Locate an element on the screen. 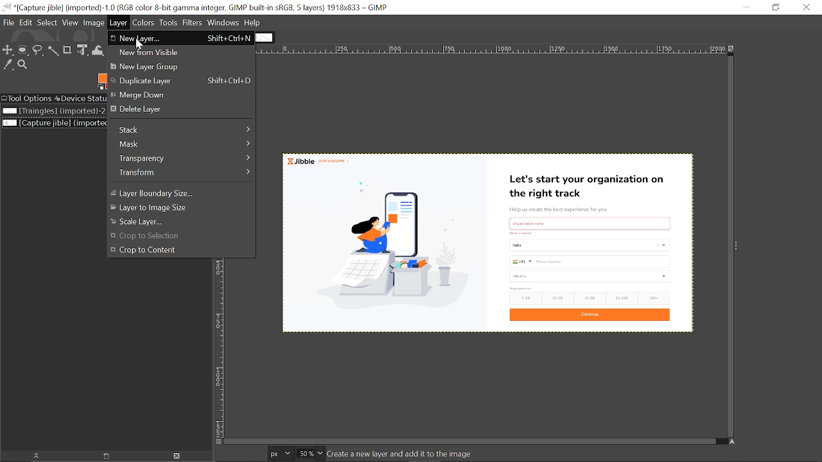  Filters is located at coordinates (194, 23).